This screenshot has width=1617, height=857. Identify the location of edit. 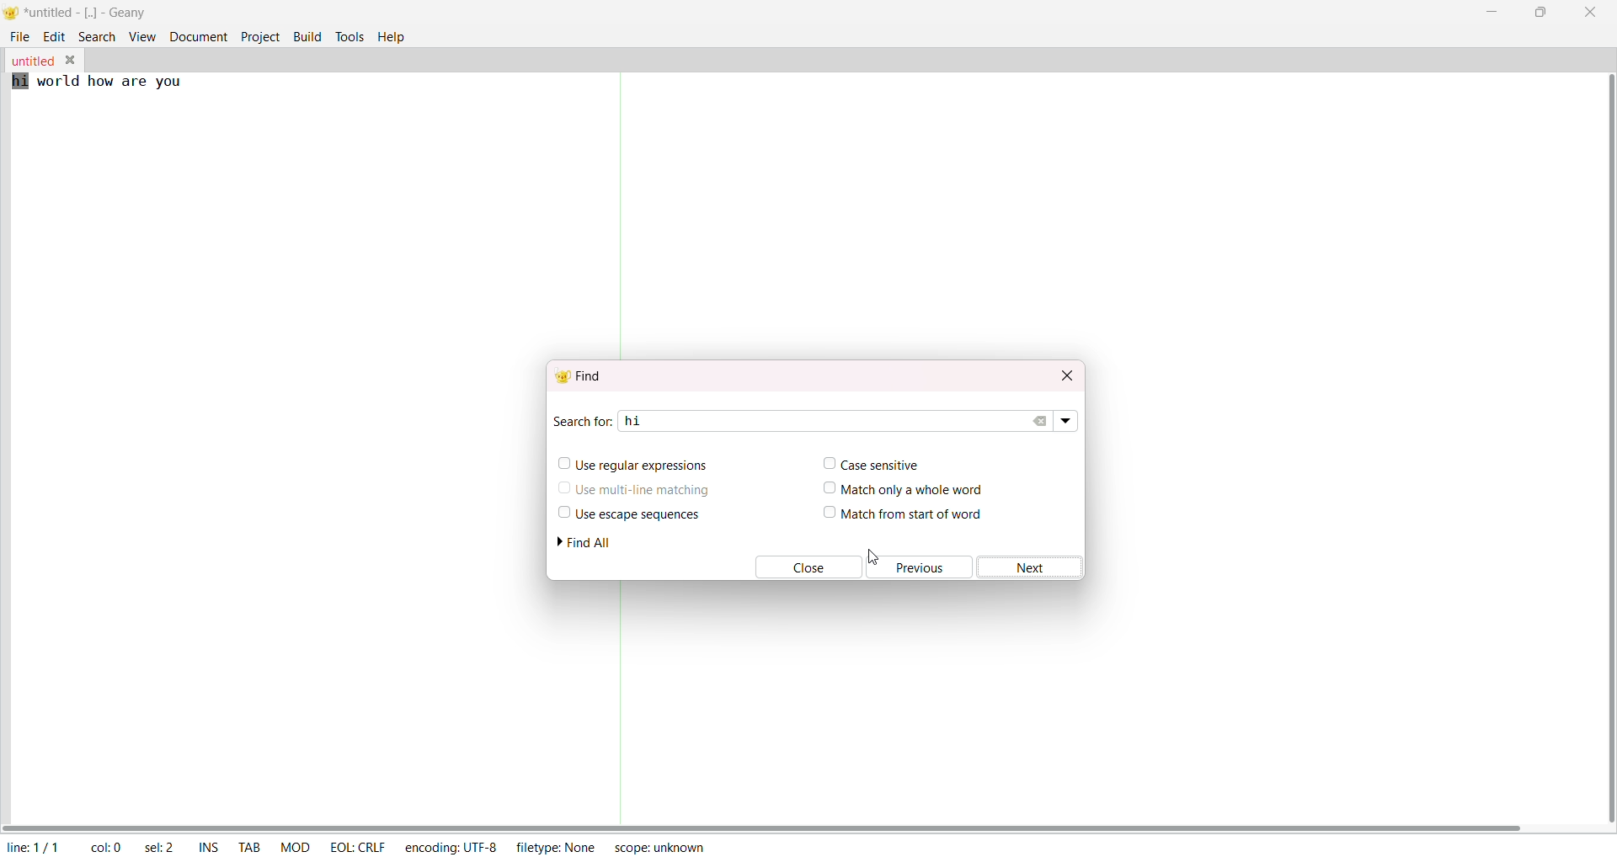
(51, 35).